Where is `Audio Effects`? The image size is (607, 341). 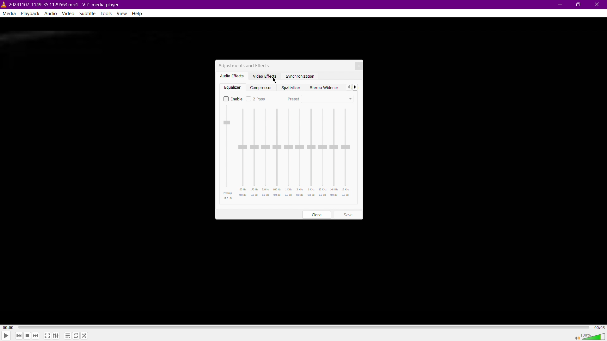
Audio Effects is located at coordinates (231, 75).